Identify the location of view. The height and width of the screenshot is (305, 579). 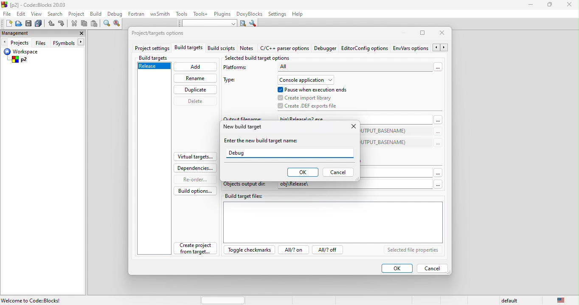
(37, 14).